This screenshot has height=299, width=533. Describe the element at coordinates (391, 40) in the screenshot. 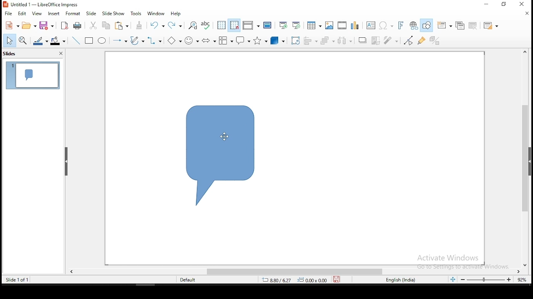

I see `filter` at that location.